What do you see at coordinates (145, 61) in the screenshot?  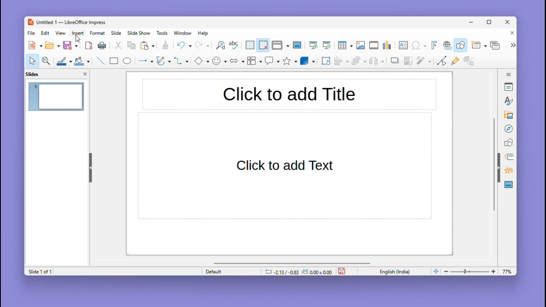 I see `Arrow` at bounding box center [145, 61].